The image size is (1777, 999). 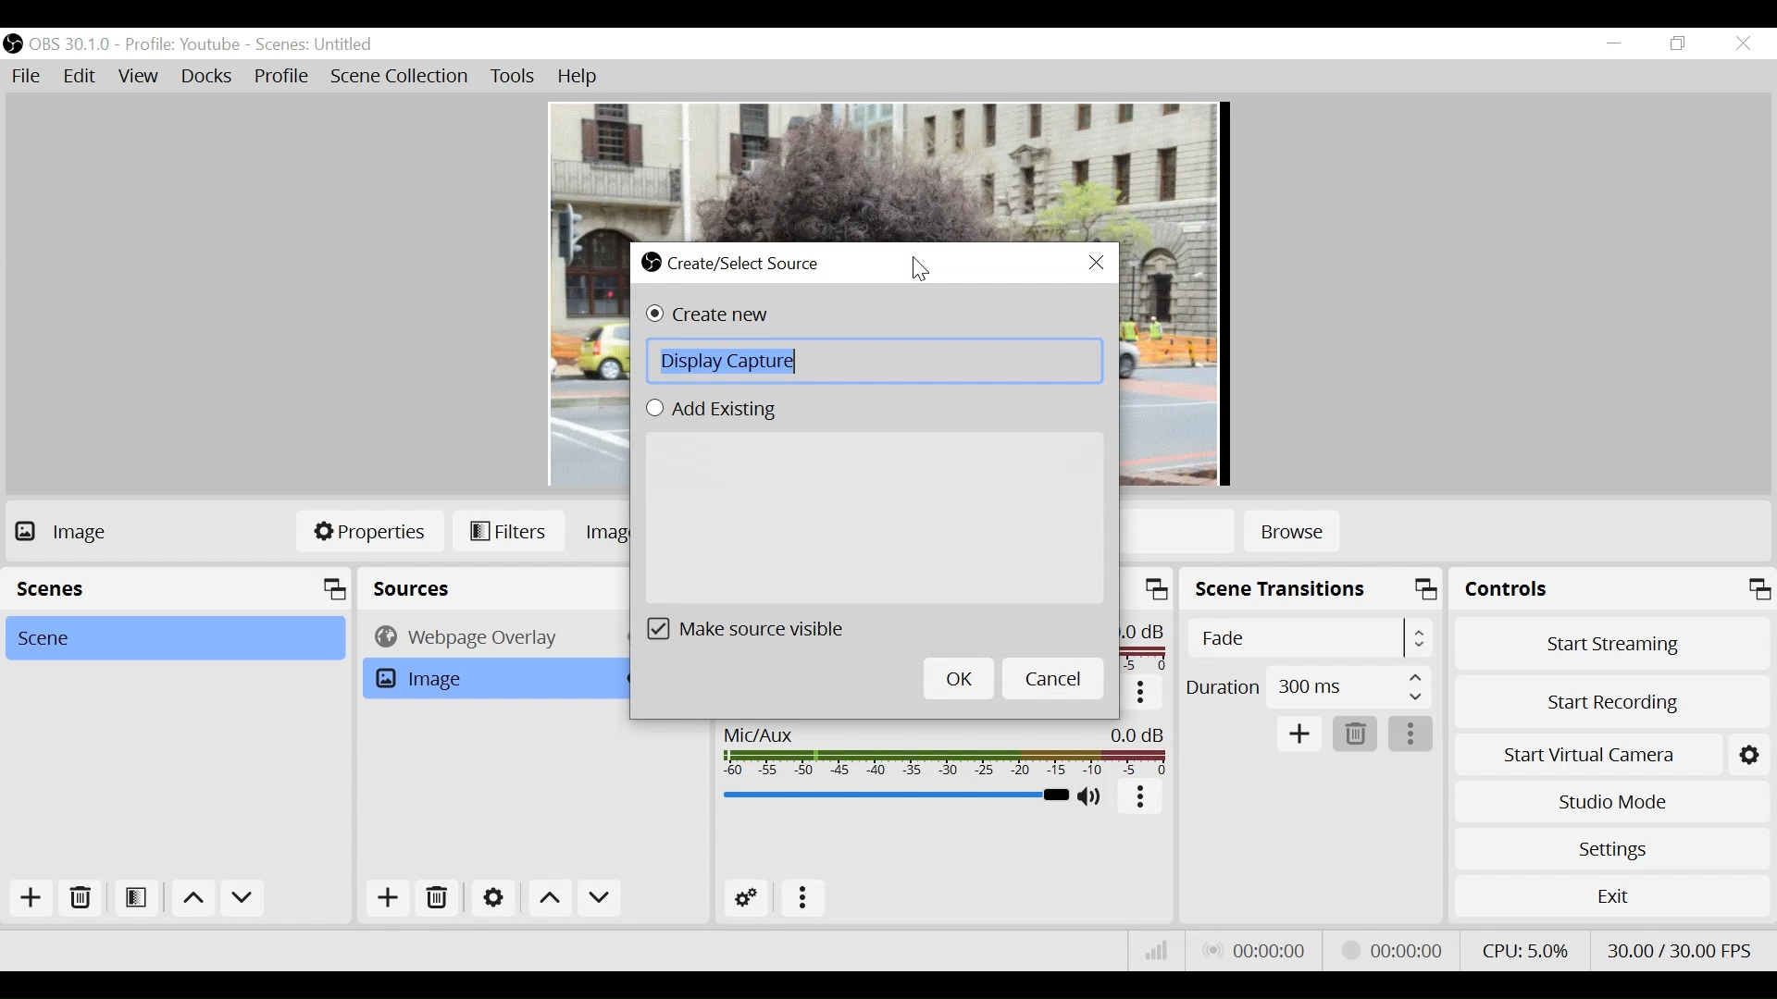 I want to click on Duration, so click(x=1307, y=689).